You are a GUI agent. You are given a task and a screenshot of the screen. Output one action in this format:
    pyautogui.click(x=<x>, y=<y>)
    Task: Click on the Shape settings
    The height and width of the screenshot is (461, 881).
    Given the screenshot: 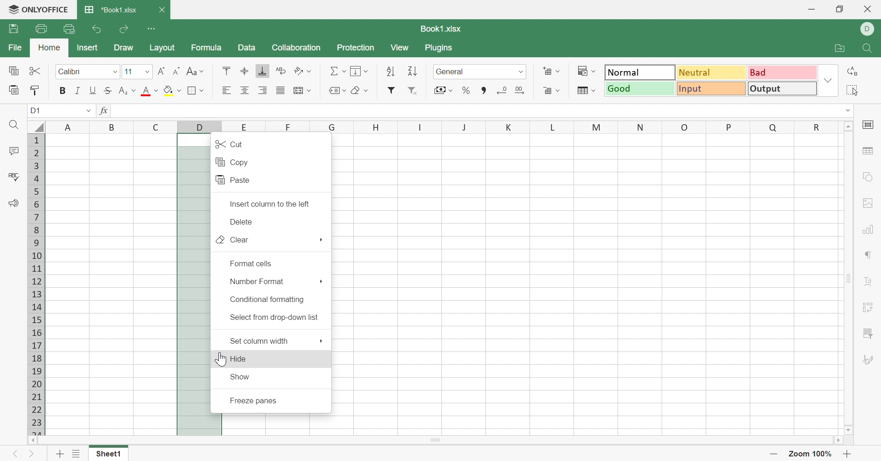 What is the action you would take?
    pyautogui.click(x=870, y=177)
    